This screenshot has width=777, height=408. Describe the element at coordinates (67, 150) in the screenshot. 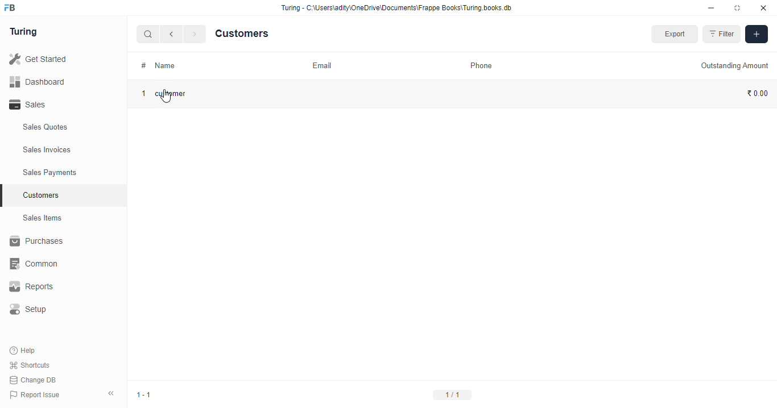

I see `Sales Invoices` at that location.